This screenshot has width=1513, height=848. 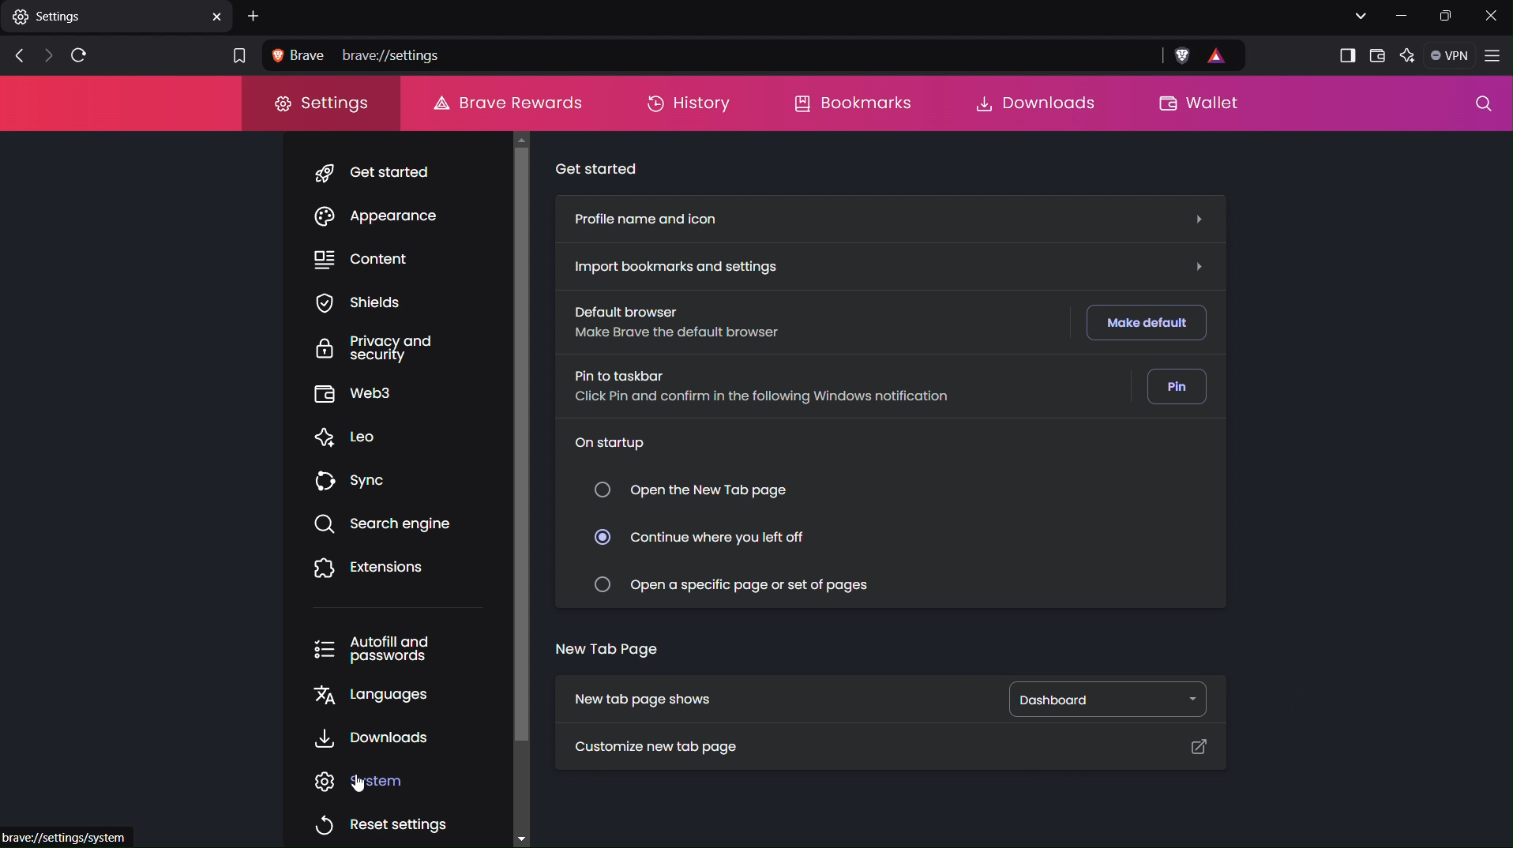 I want to click on Privacy and security, so click(x=379, y=349).